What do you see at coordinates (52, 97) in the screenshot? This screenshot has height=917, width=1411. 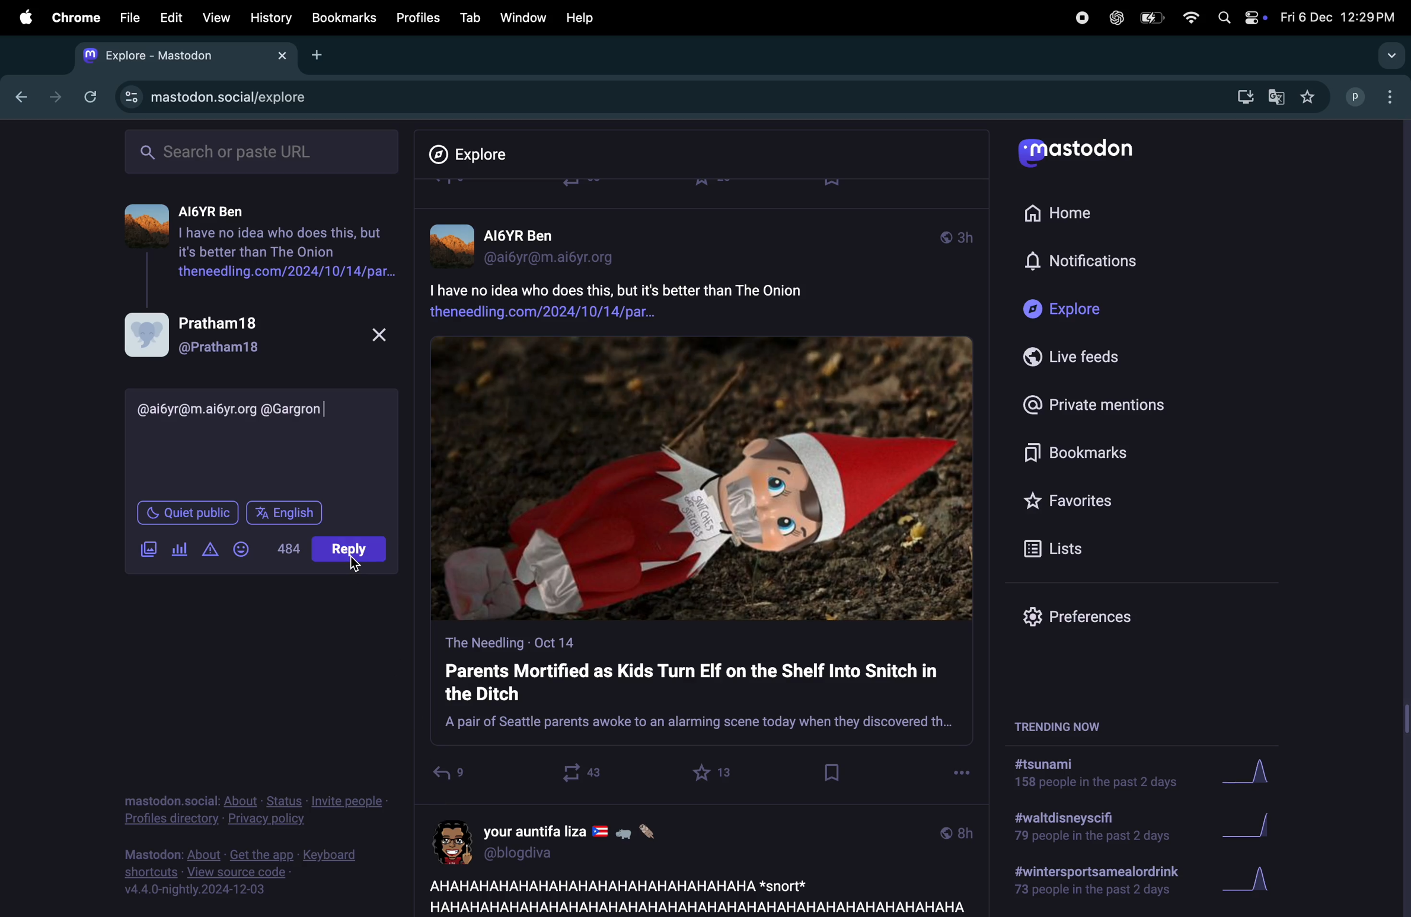 I see `forward` at bounding box center [52, 97].